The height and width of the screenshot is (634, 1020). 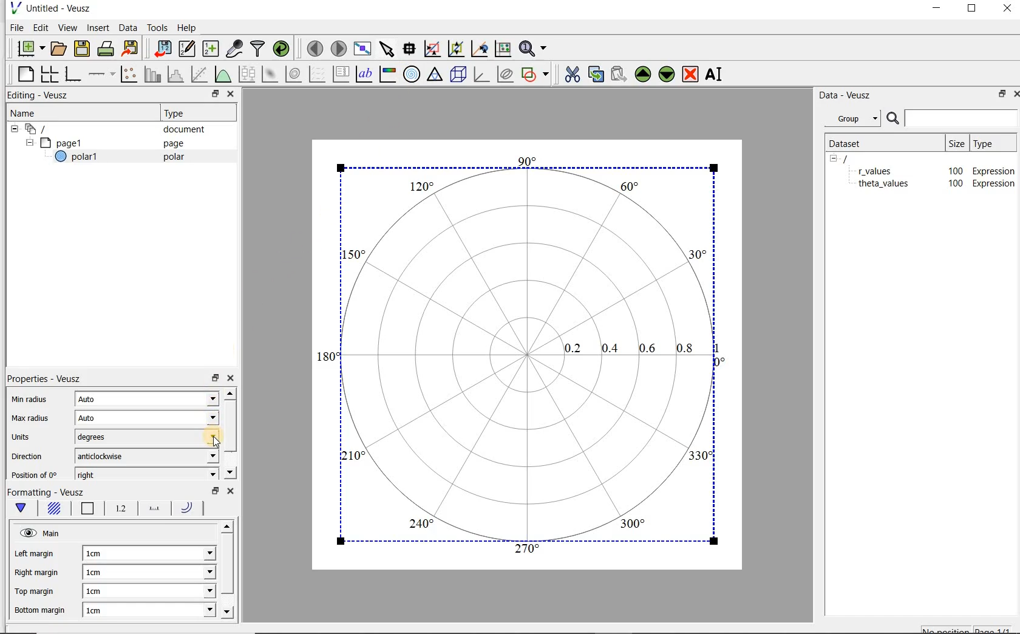 What do you see at coordinates (108, 48) in the screenshot?
I see `print the document` at bounding box center [108, 48].